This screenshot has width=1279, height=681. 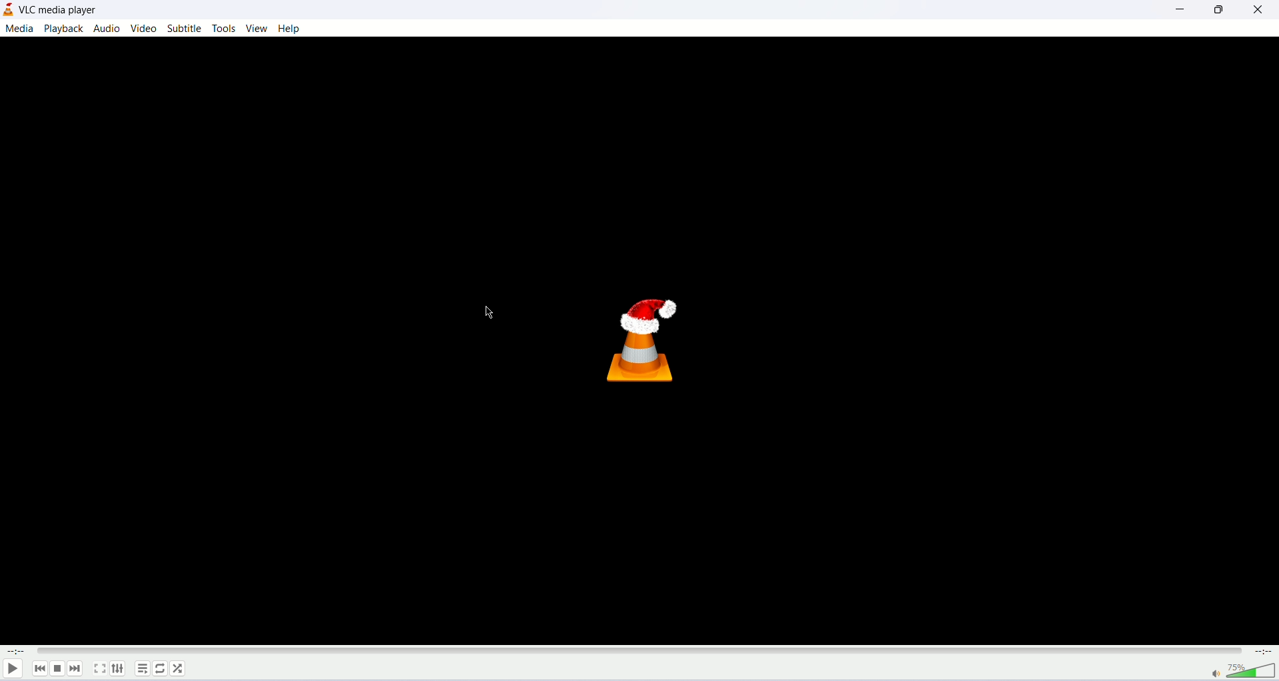 What do you see at coordinates (185, 29) in the screenshot?
I see `subtitle` at bounding box center [185, 29].